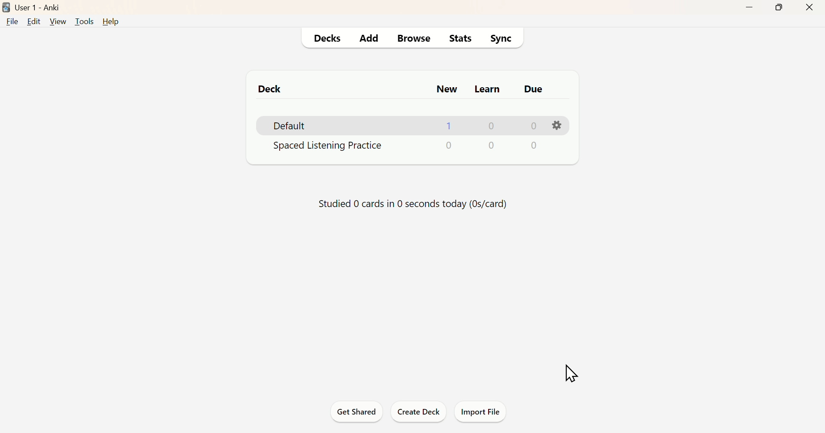 The width and height of the screenshot is (825, 433). I want to click on Deck, so click(271, 91).